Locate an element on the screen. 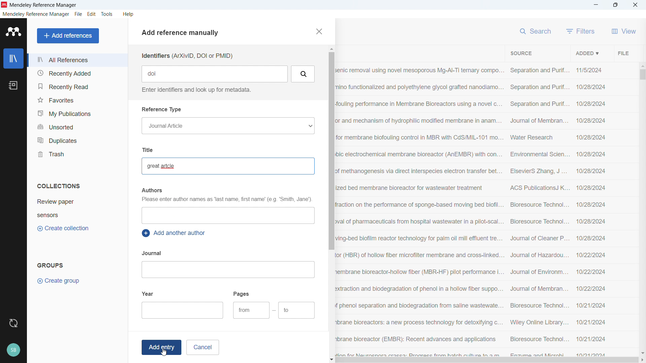 This screenshot has height=363, width=646. Recently read  is located at coordinates (76, 86).